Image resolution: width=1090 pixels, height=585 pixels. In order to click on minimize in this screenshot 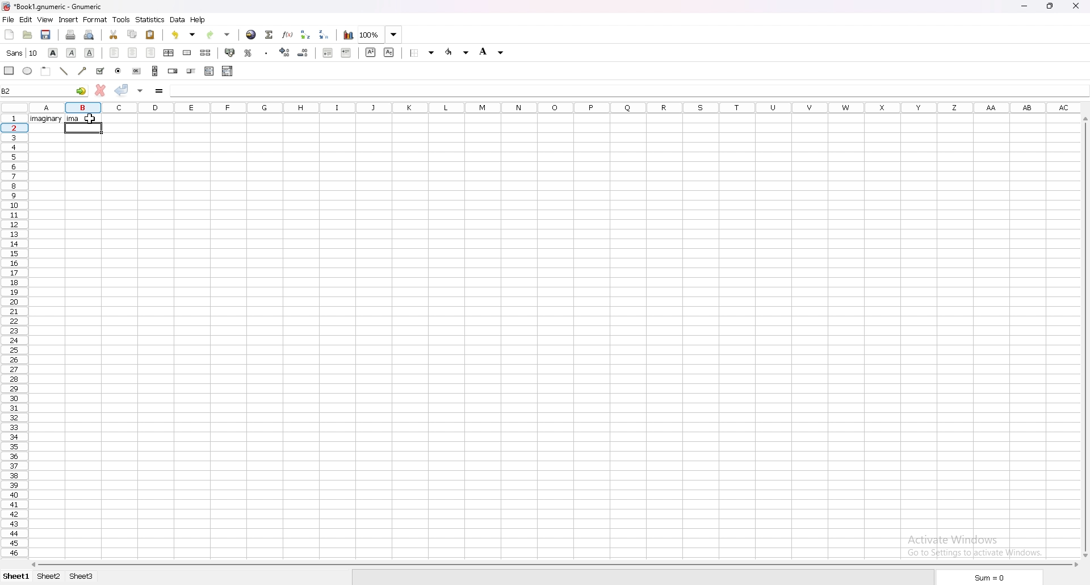, I will do `click(1024, 6)`.